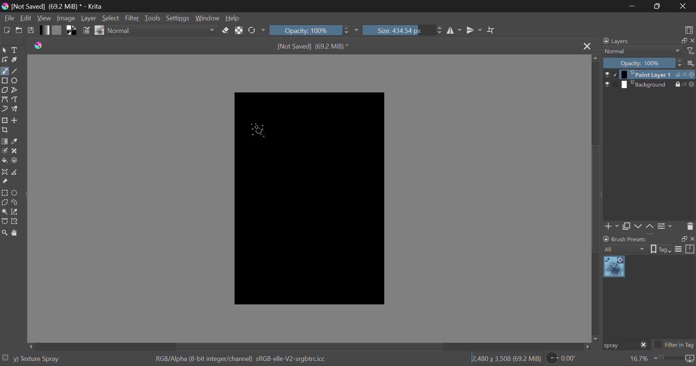 This screenshot has width=696, height=366. I want to click on Minimize, so click(659, 5).